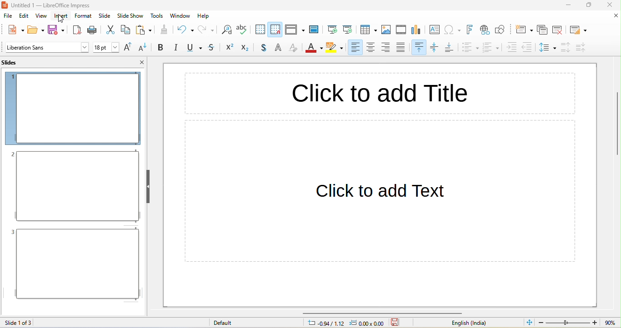 The width and height of the screenshot is (621, 328). Describe the element at coordinates (83, 15) in the screenshot. I see `format` at that location.